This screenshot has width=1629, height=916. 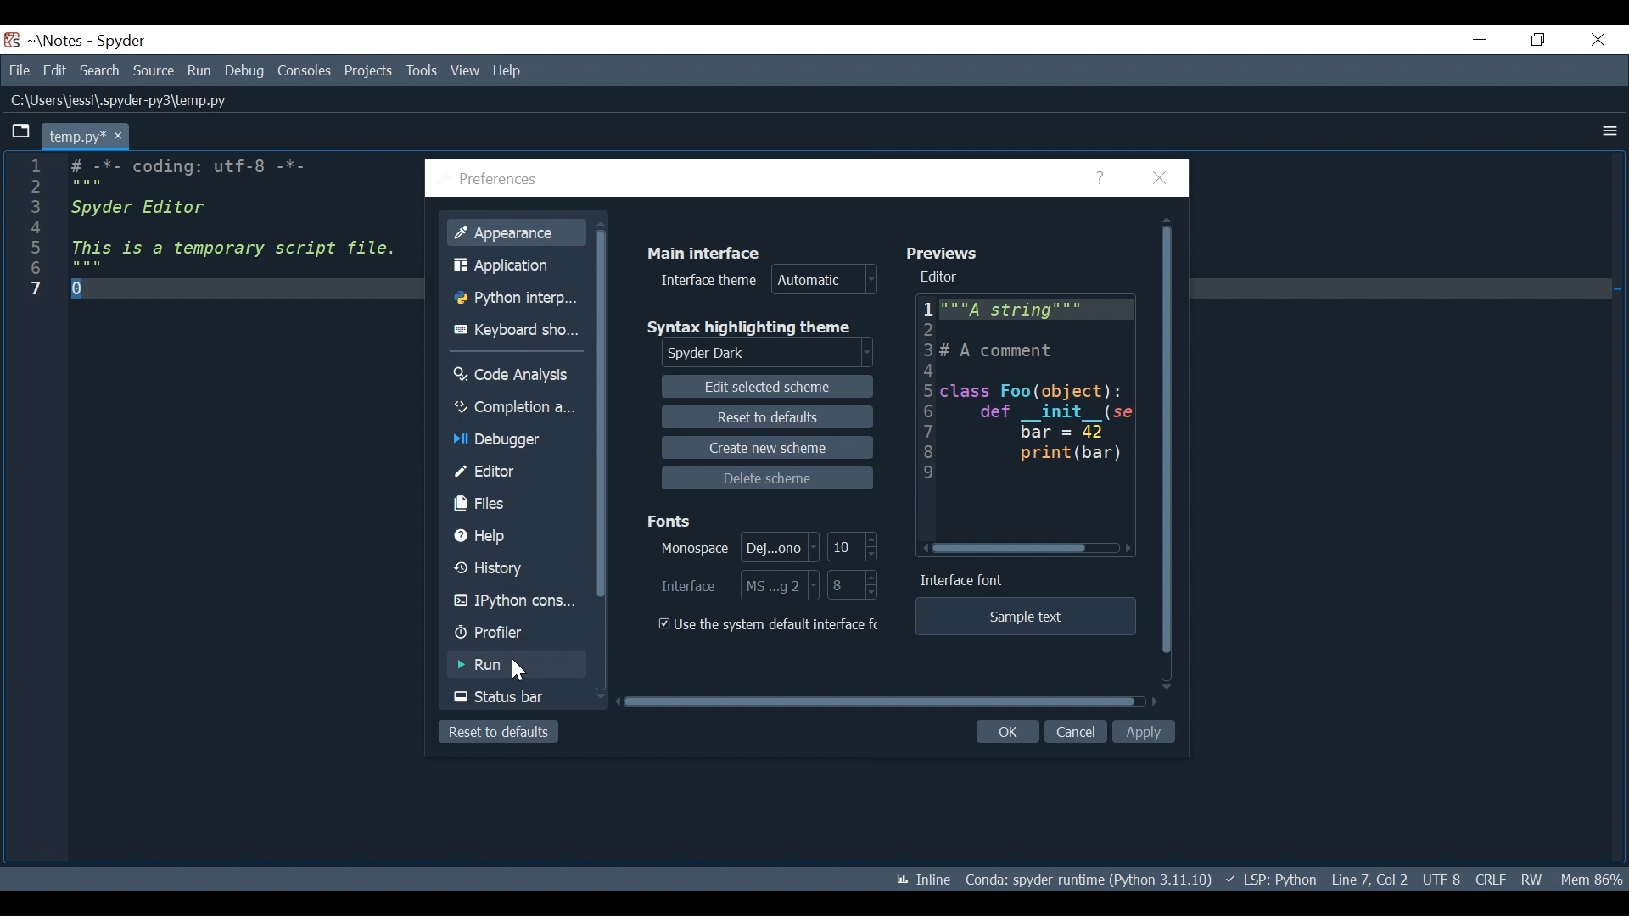 I want to click on # -*- coding: utf-8 -*- """ Spyder Editor  This is a temporary script file. """, so click(x=232, y=226).